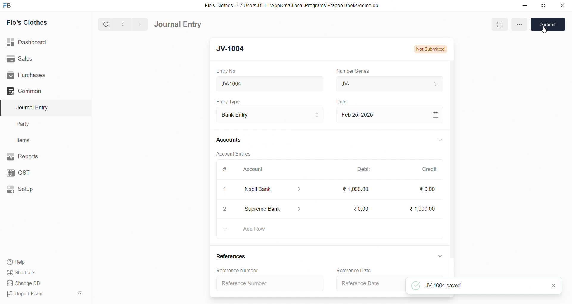 This screenshot has height=304, width=572. I want to click on Entry No., so click(226, 71).